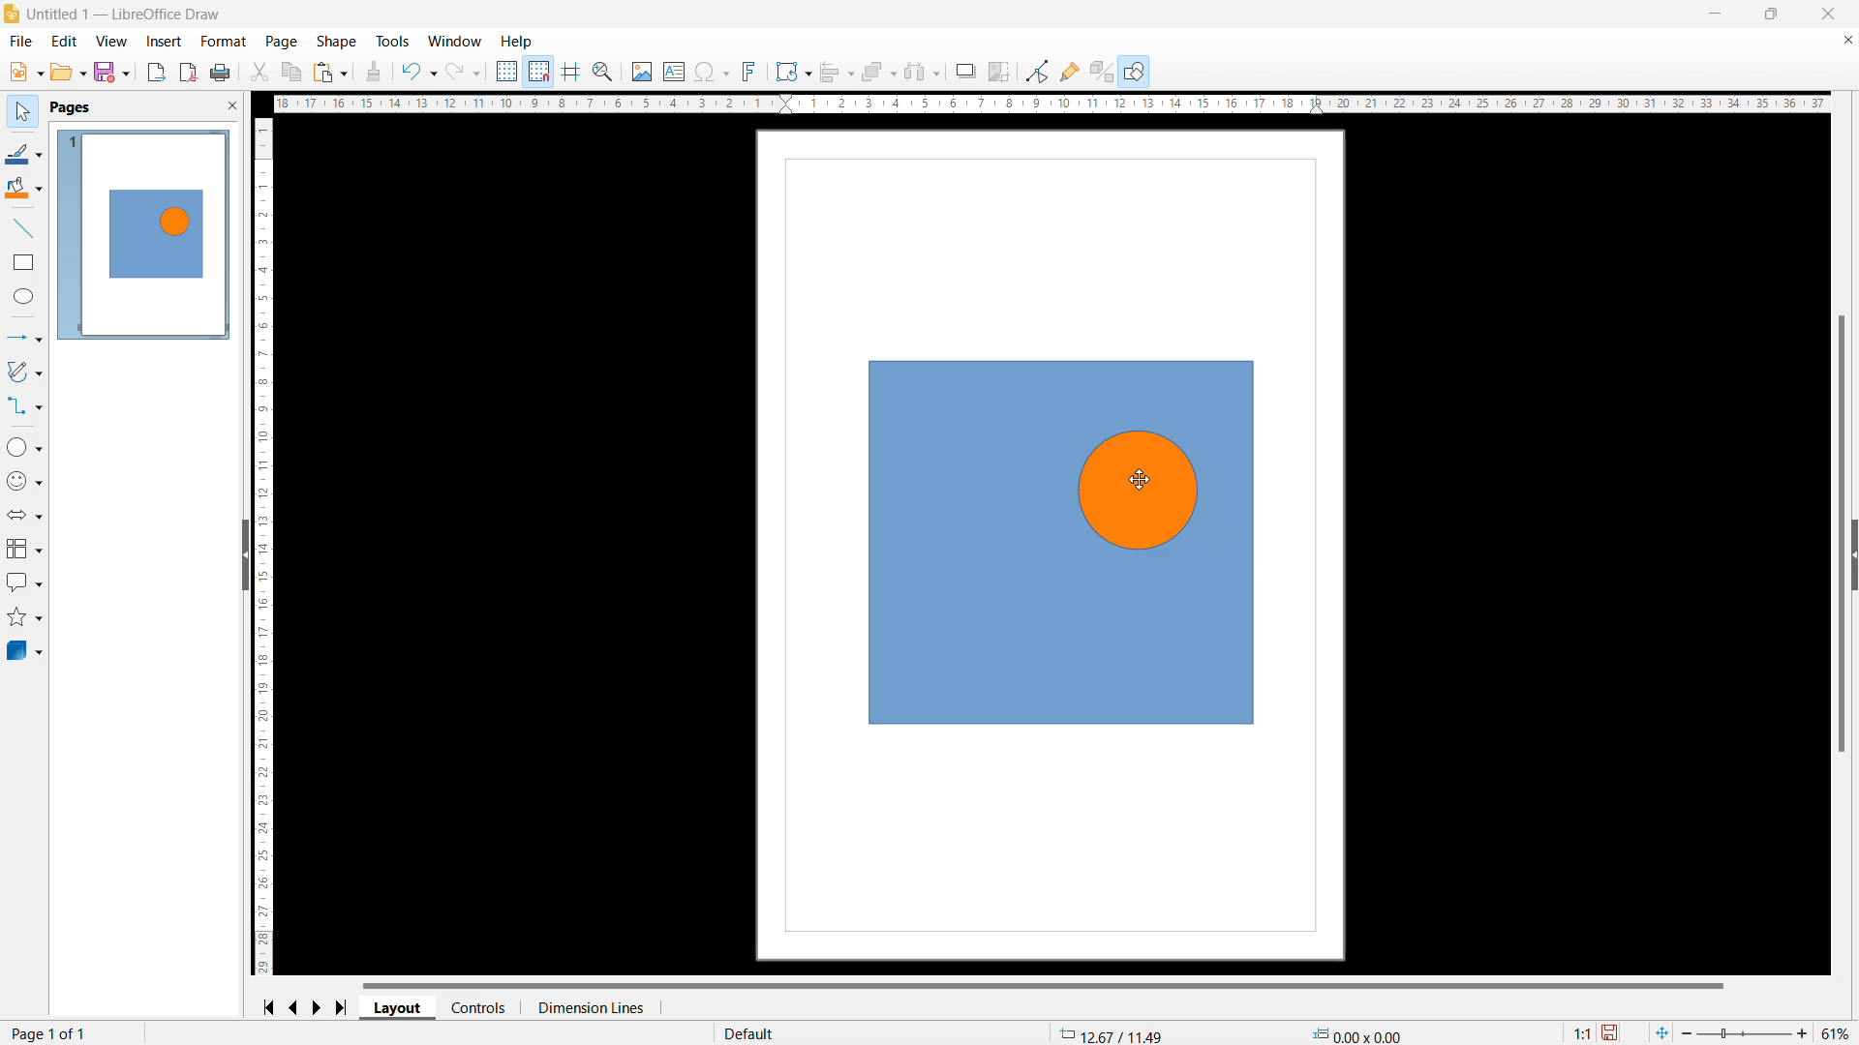 The width and height of the screenshot is (1859, 1045). I want to click on cursor, so click(1148, 485).